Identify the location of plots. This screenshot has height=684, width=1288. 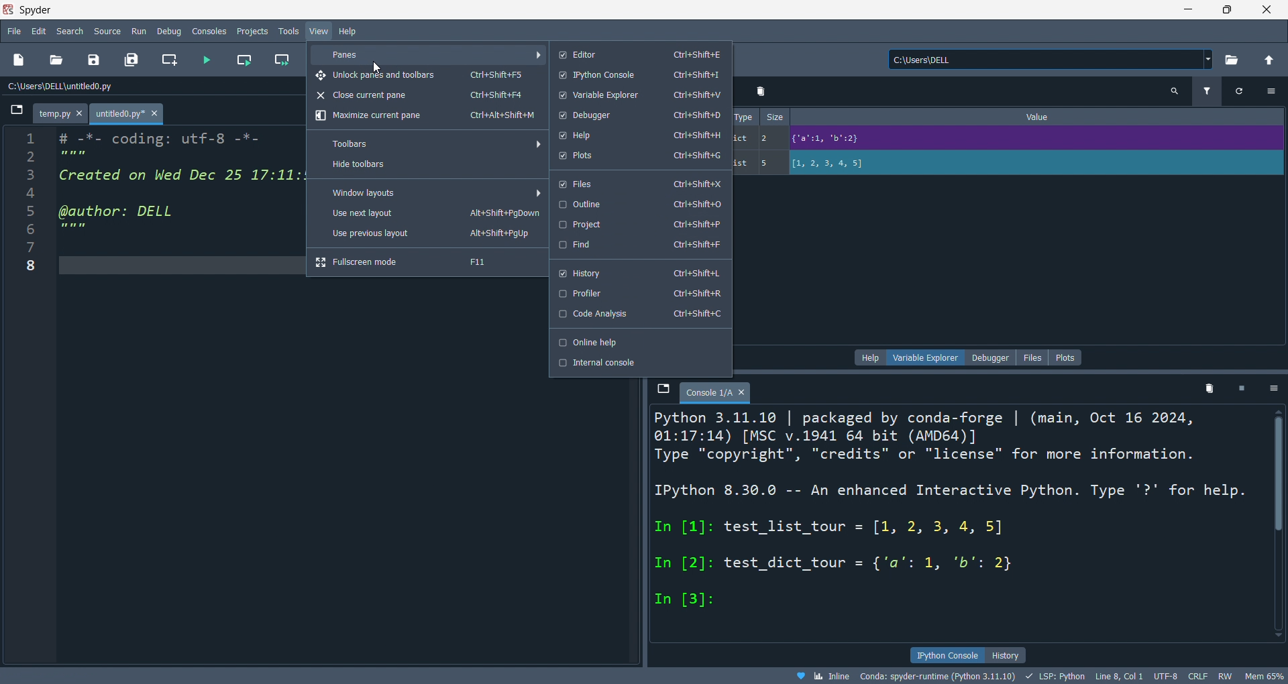
(1065, 357).